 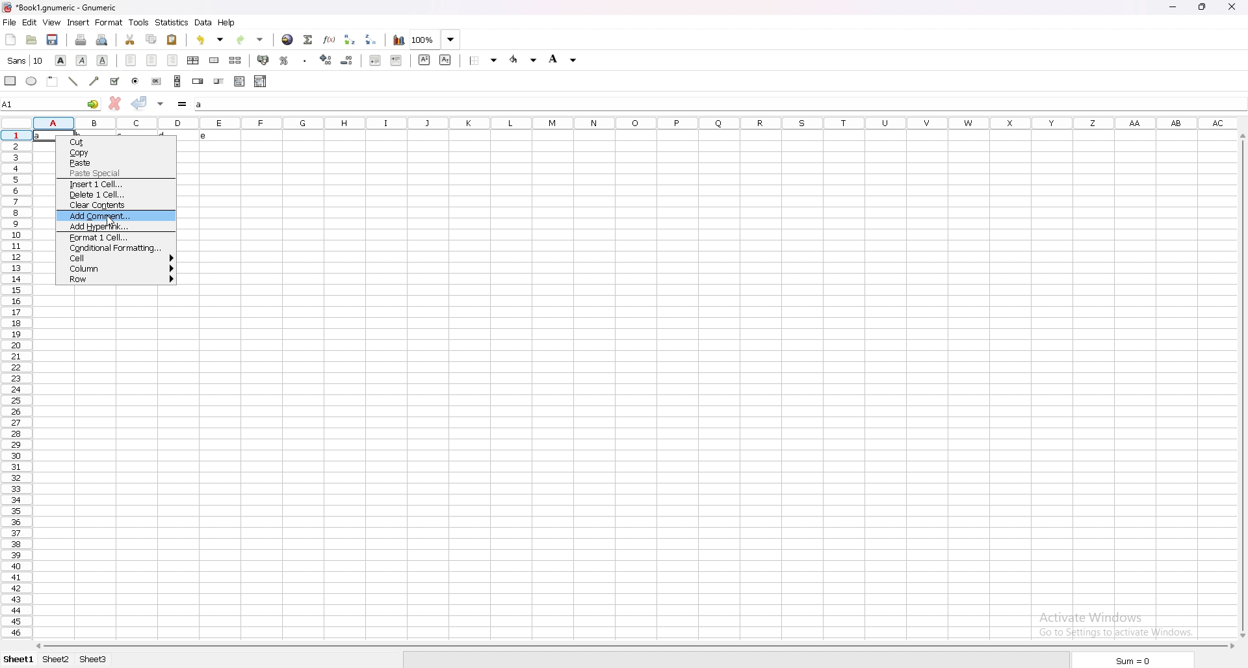 I want to click on underline, so click(x=103, y=60).